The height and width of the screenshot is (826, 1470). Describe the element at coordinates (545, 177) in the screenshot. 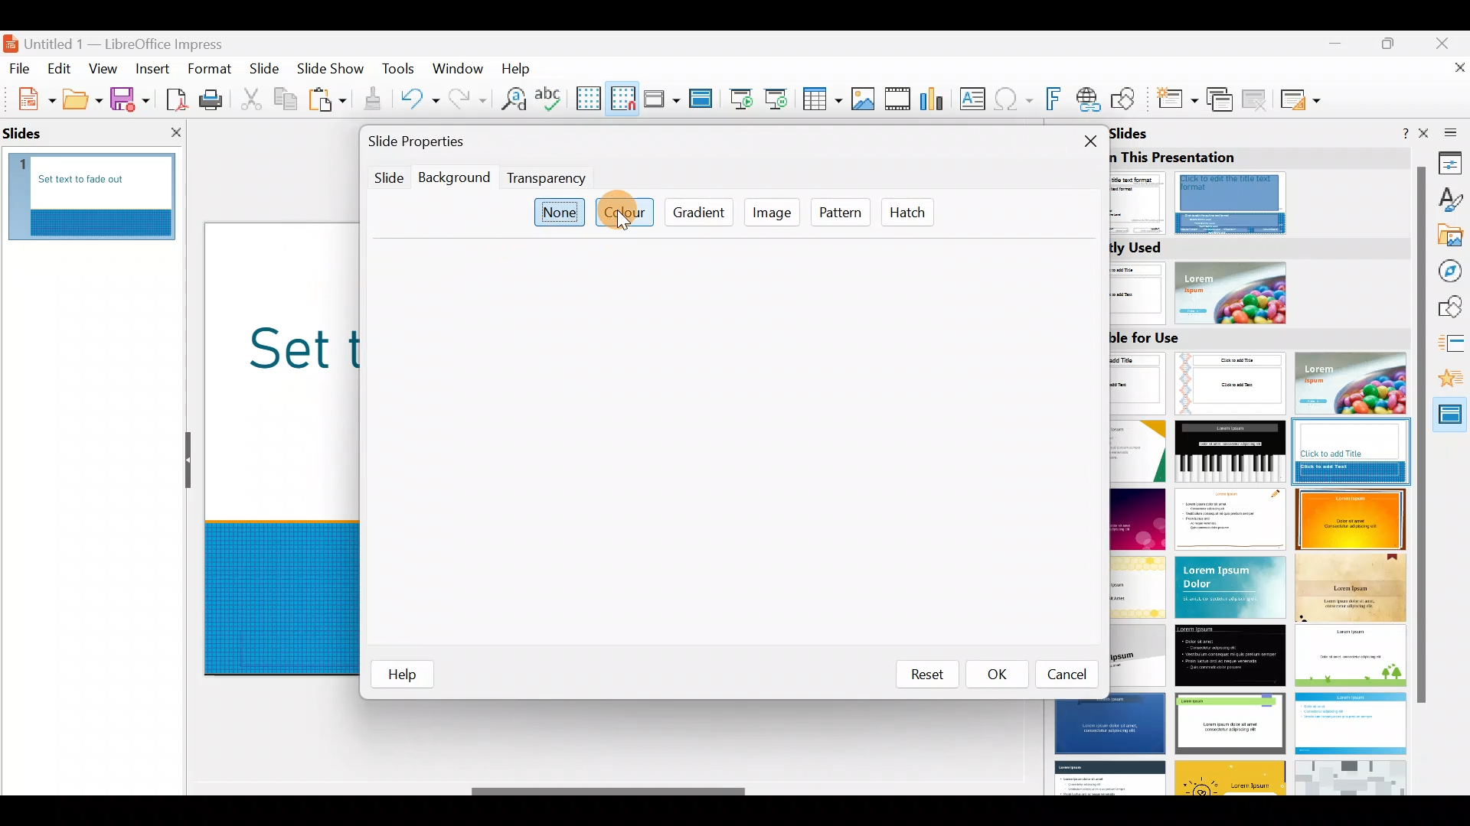

I see `Transparency` at that location.